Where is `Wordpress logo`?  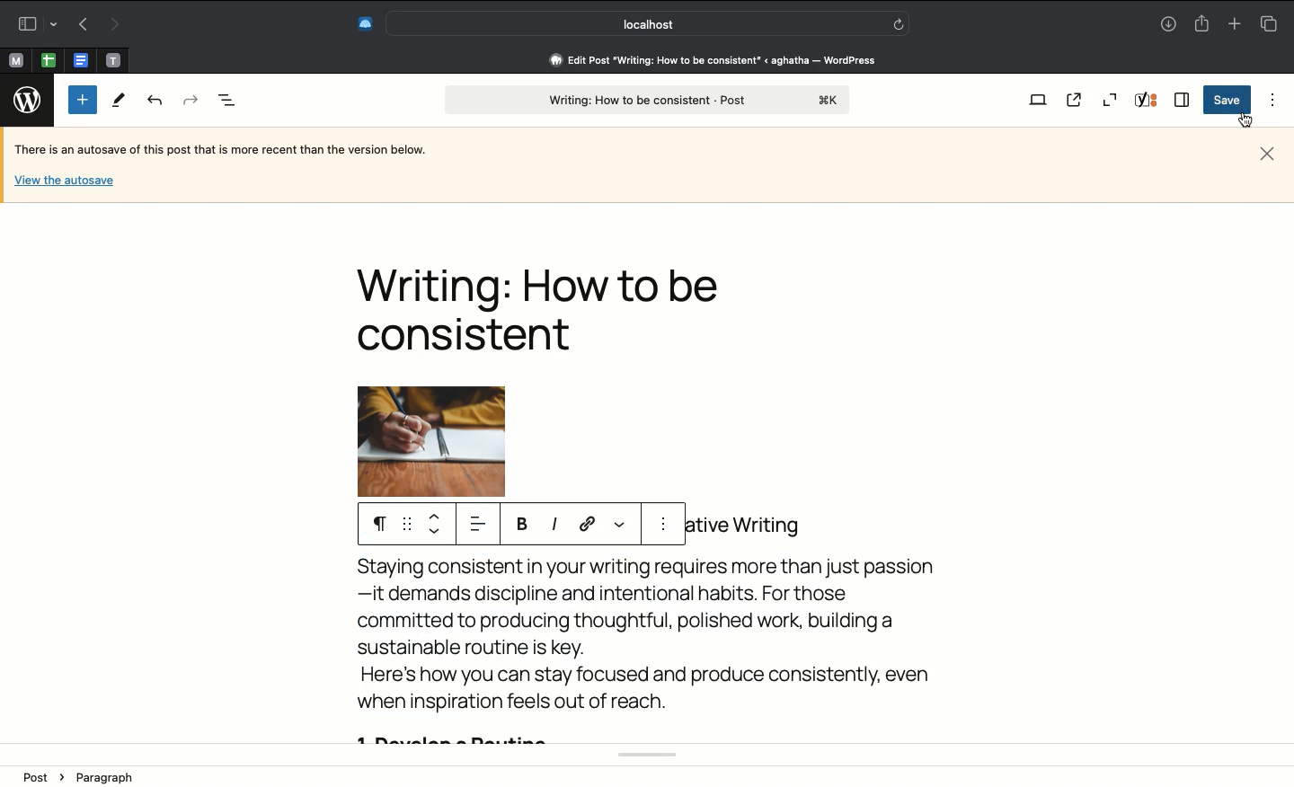
Wordpress logo is located at coordinates (27, 100).